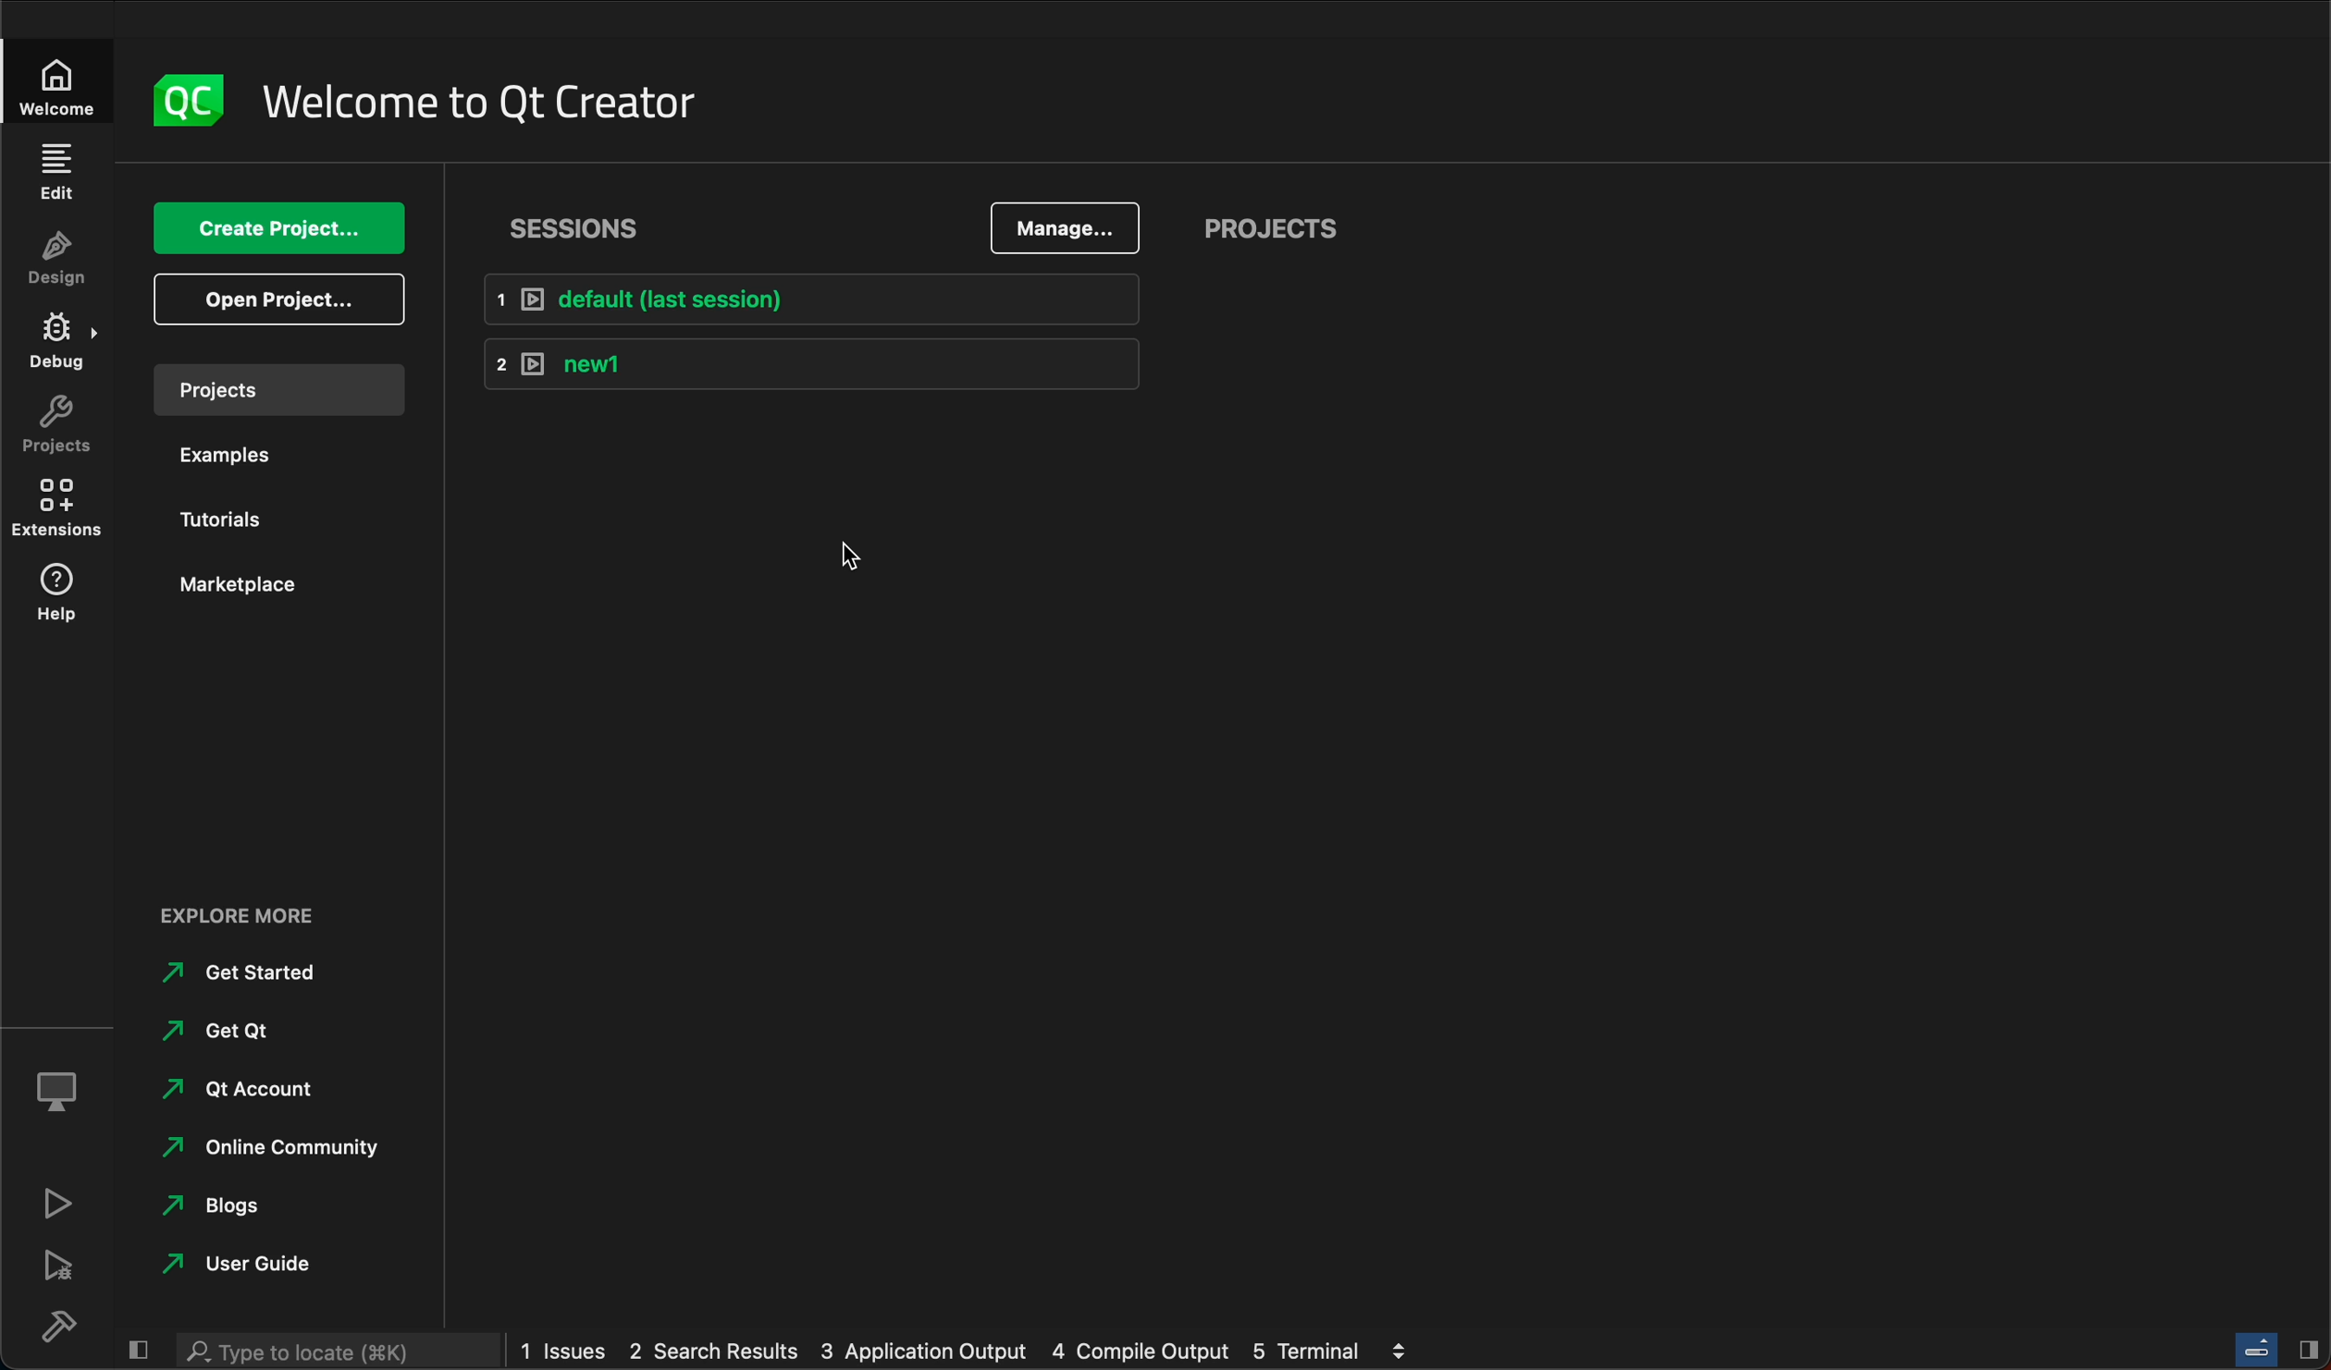 The image size is (2331, 1370). I want to click on project, so click(59, 430).